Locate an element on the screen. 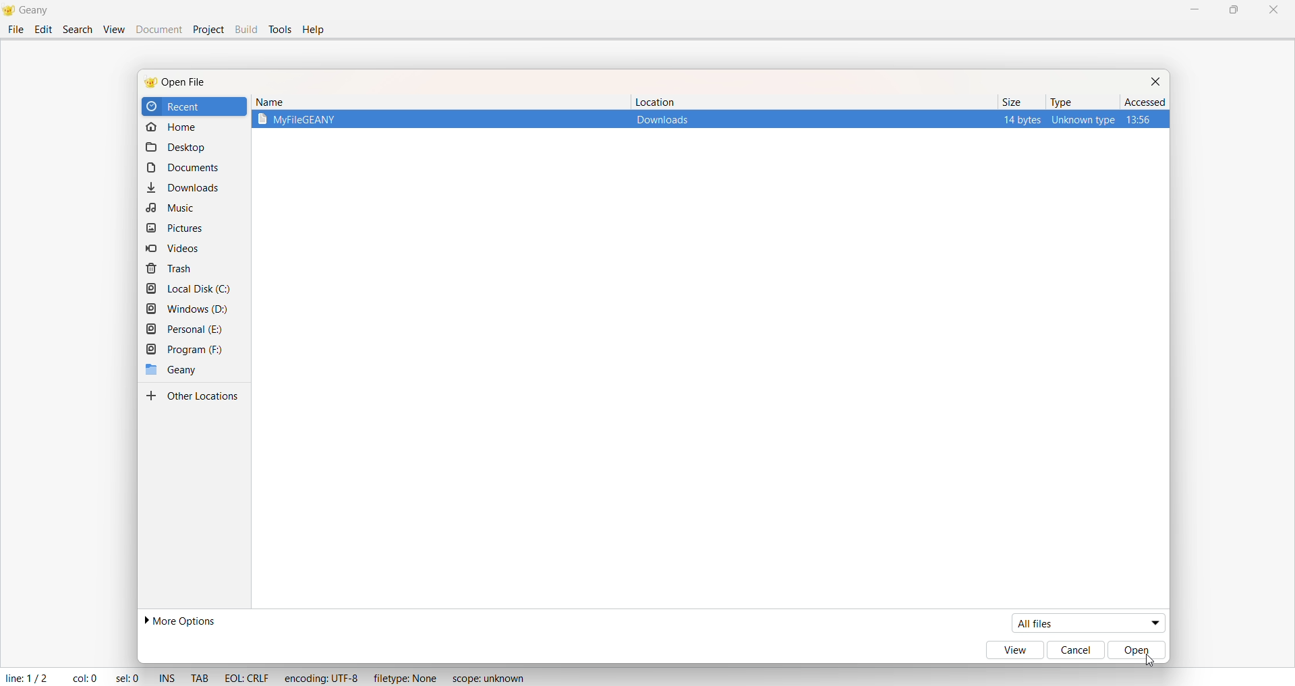 This screenshot has height=686, width=1295. type is located at coordinates (1058, 100).